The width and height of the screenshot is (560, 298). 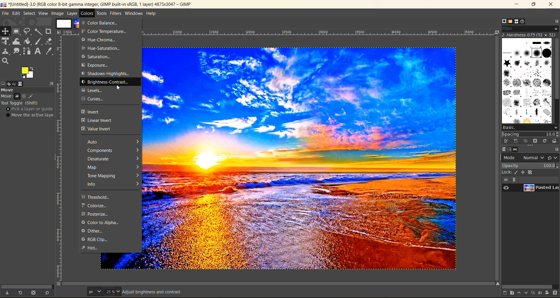 What do you see at coordinates (106, 73) in the screenshot?
I see `shadows highlights` at bounding box center [106, 73].